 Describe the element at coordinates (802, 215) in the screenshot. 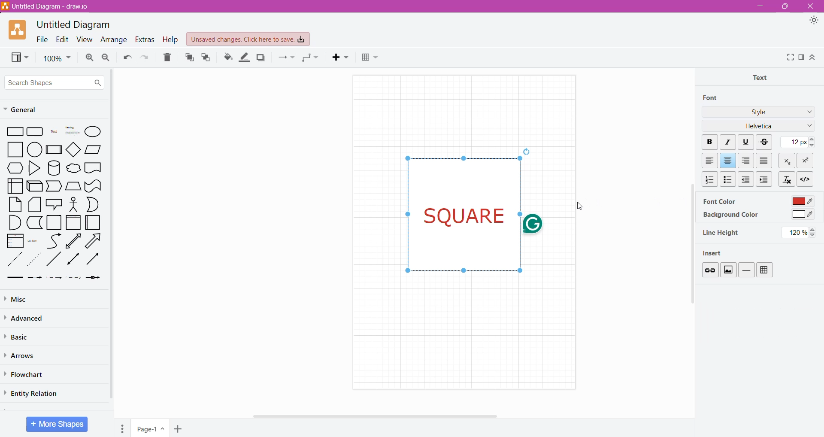

I see `Click to select Background color` at that location.